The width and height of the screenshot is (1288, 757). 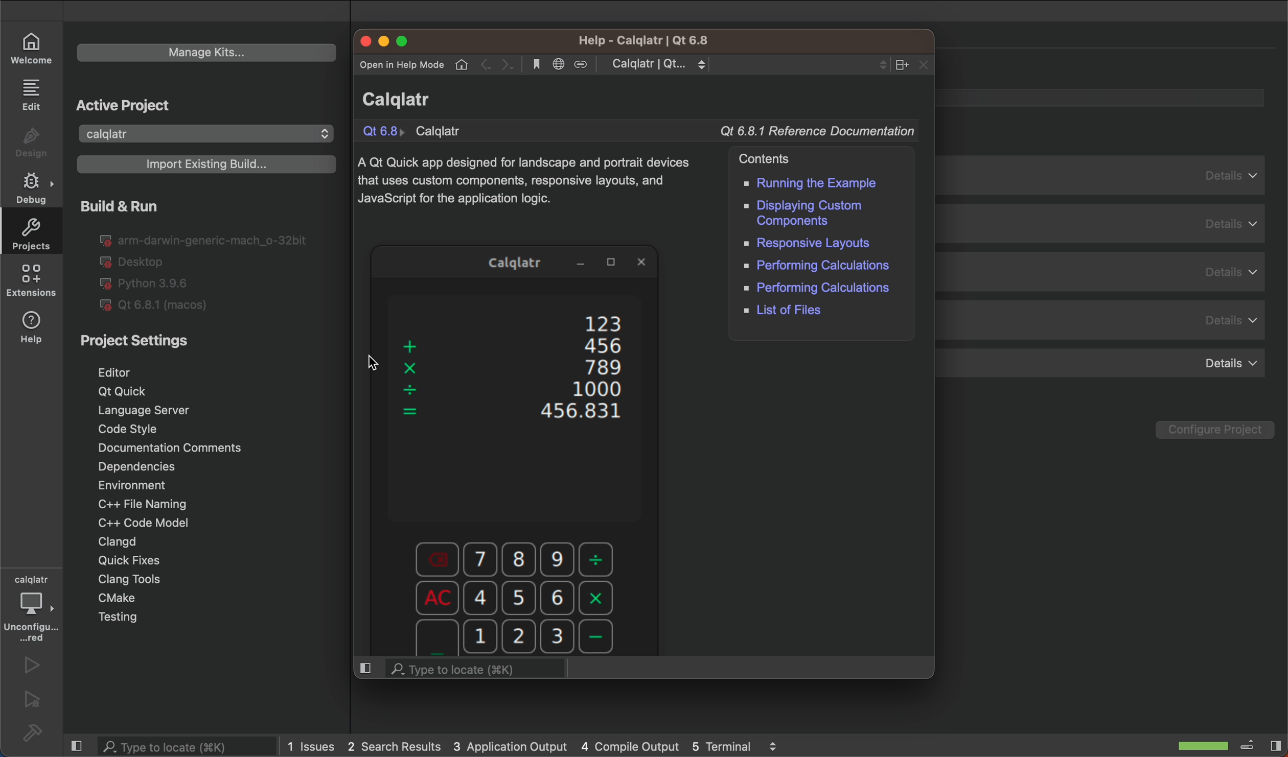 I want to click on contents, so click(x=783, y=161).